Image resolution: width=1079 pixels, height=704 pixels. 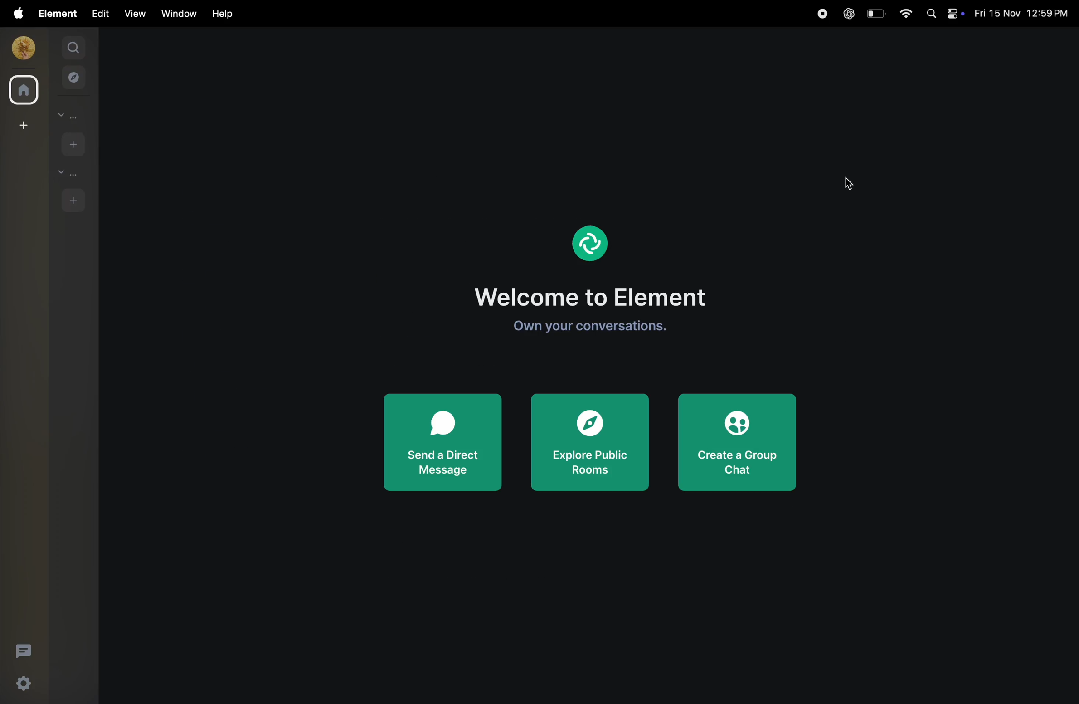 I want to click on profile, so click(x=21, y=48).